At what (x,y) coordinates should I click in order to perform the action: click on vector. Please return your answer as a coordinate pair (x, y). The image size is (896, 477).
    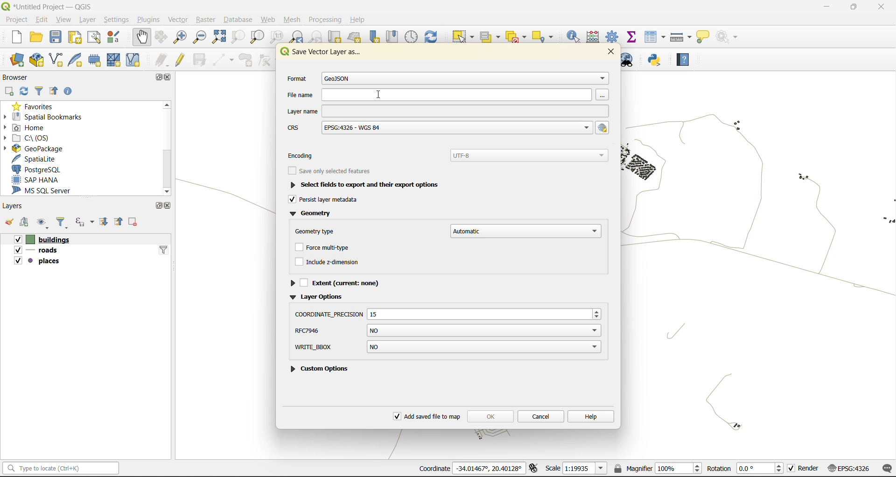
    Looking at the image, I should click on (181, 21).